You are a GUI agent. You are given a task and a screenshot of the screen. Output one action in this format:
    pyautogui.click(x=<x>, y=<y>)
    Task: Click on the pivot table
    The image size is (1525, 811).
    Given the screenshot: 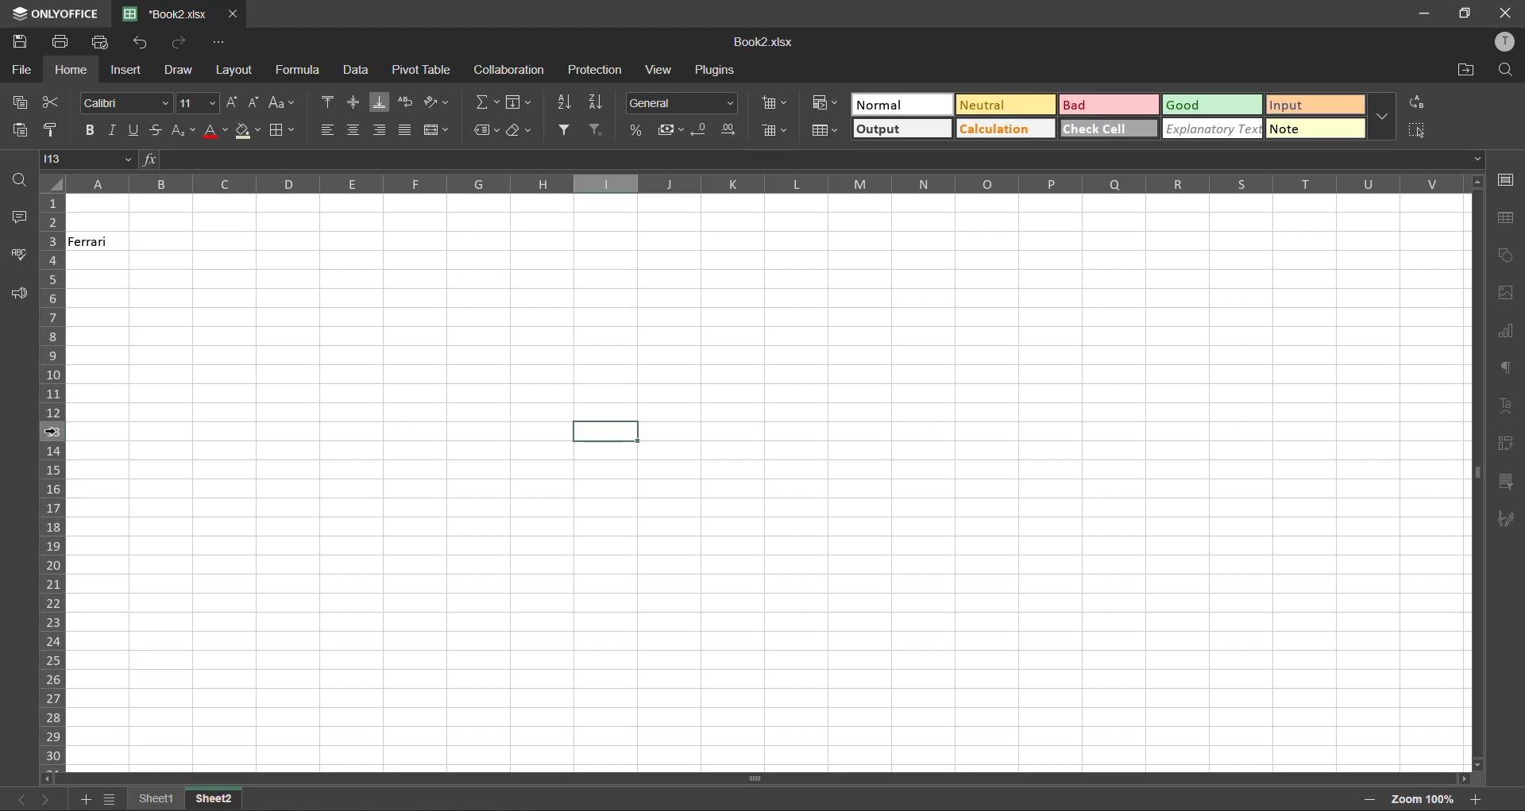 What is the action you would take?
    pyautogui.click(x=1510, y=444)
    